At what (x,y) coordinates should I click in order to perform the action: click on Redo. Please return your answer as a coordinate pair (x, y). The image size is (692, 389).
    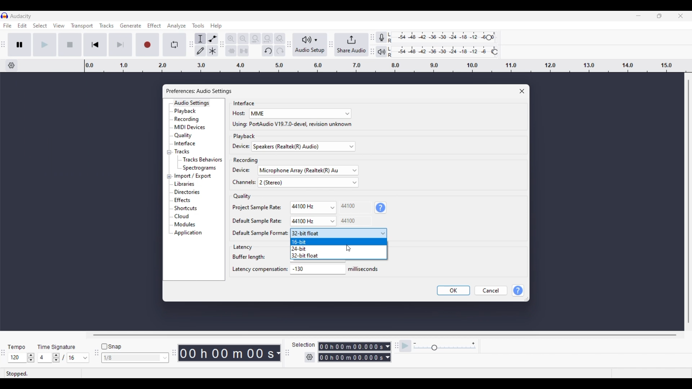
    Looking at the image, I should click on (279, 50).